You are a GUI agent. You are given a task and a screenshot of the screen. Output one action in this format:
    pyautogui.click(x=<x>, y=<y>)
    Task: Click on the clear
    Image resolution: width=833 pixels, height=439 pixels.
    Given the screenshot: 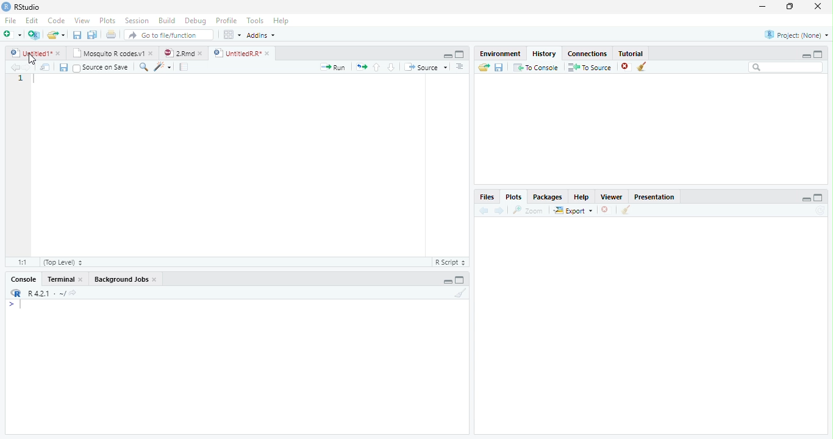 What is the action you would take?
    pyautogui.click(x=642, y=67)
    